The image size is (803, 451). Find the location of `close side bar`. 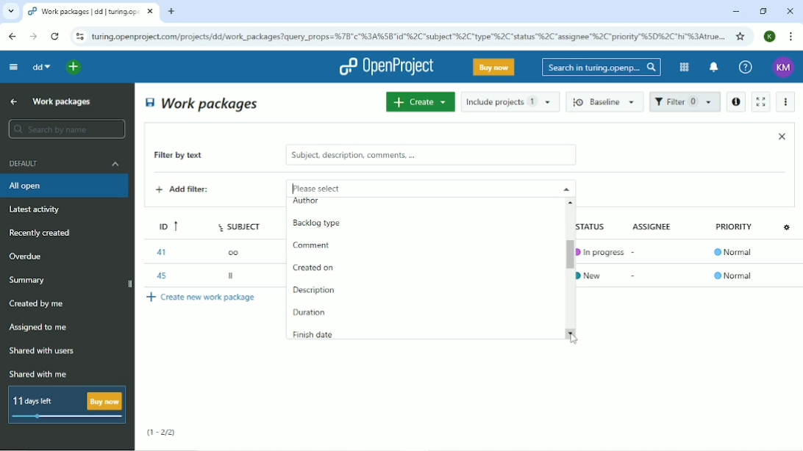

close side bar is located at coordinates (129, 285).